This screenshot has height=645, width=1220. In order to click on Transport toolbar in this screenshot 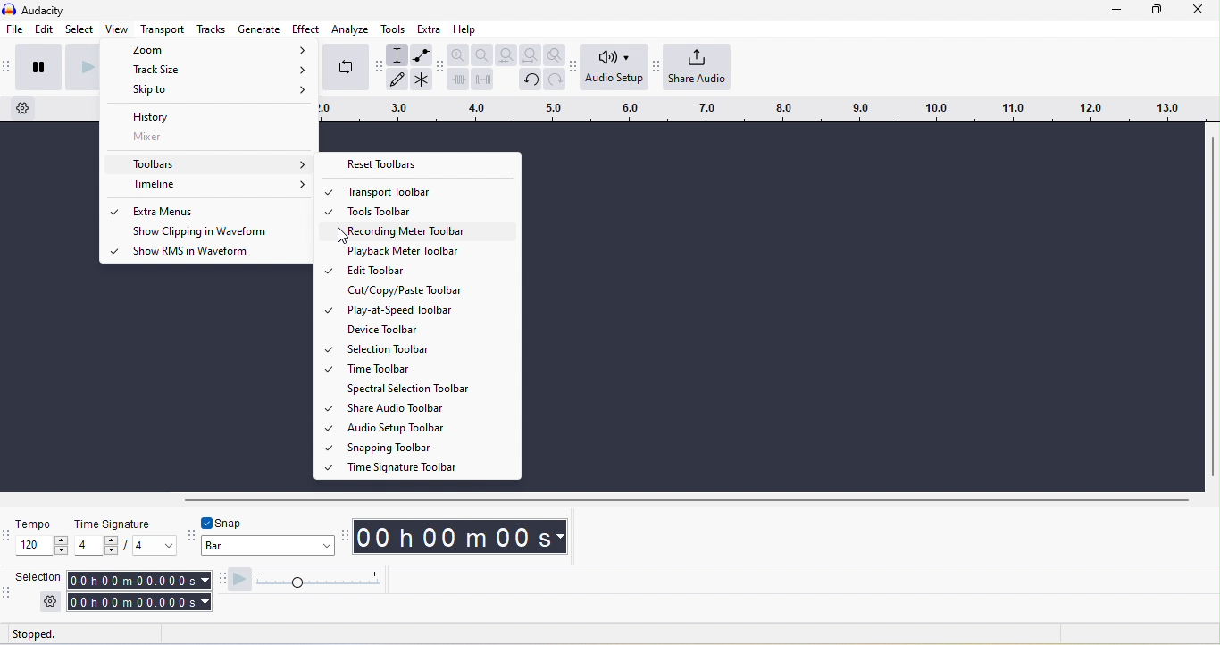, I will do `click(430, 191)`.